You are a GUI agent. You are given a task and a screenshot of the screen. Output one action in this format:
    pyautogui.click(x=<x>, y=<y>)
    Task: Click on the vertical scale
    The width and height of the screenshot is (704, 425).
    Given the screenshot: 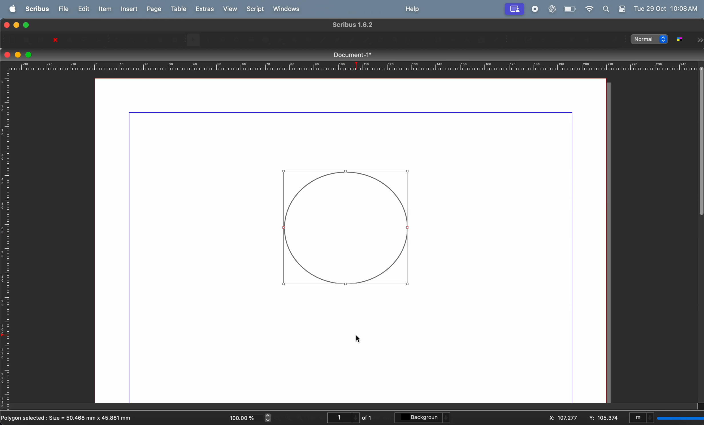 What is the action you would take?
    pyautogui.click(x=7, y=242)
    